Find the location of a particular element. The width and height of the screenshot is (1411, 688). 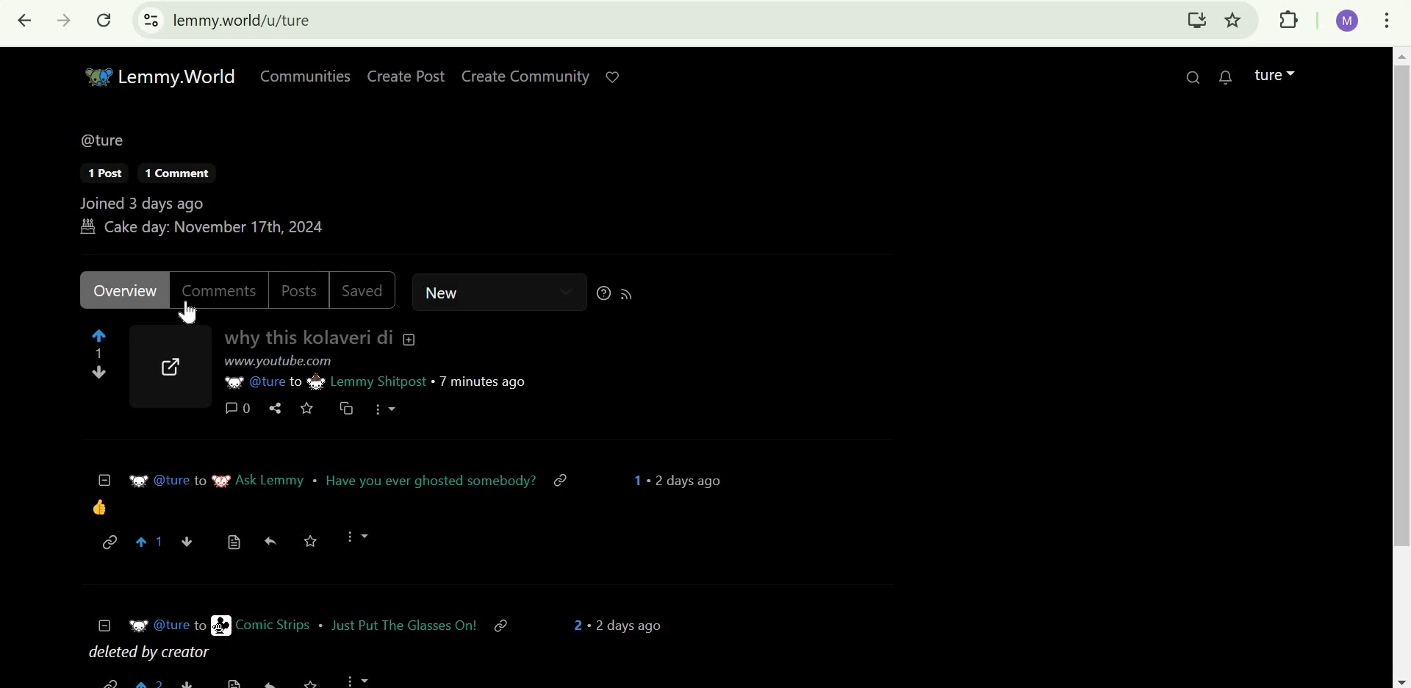

bookmark this tab is located at coordinates (1234, 20).